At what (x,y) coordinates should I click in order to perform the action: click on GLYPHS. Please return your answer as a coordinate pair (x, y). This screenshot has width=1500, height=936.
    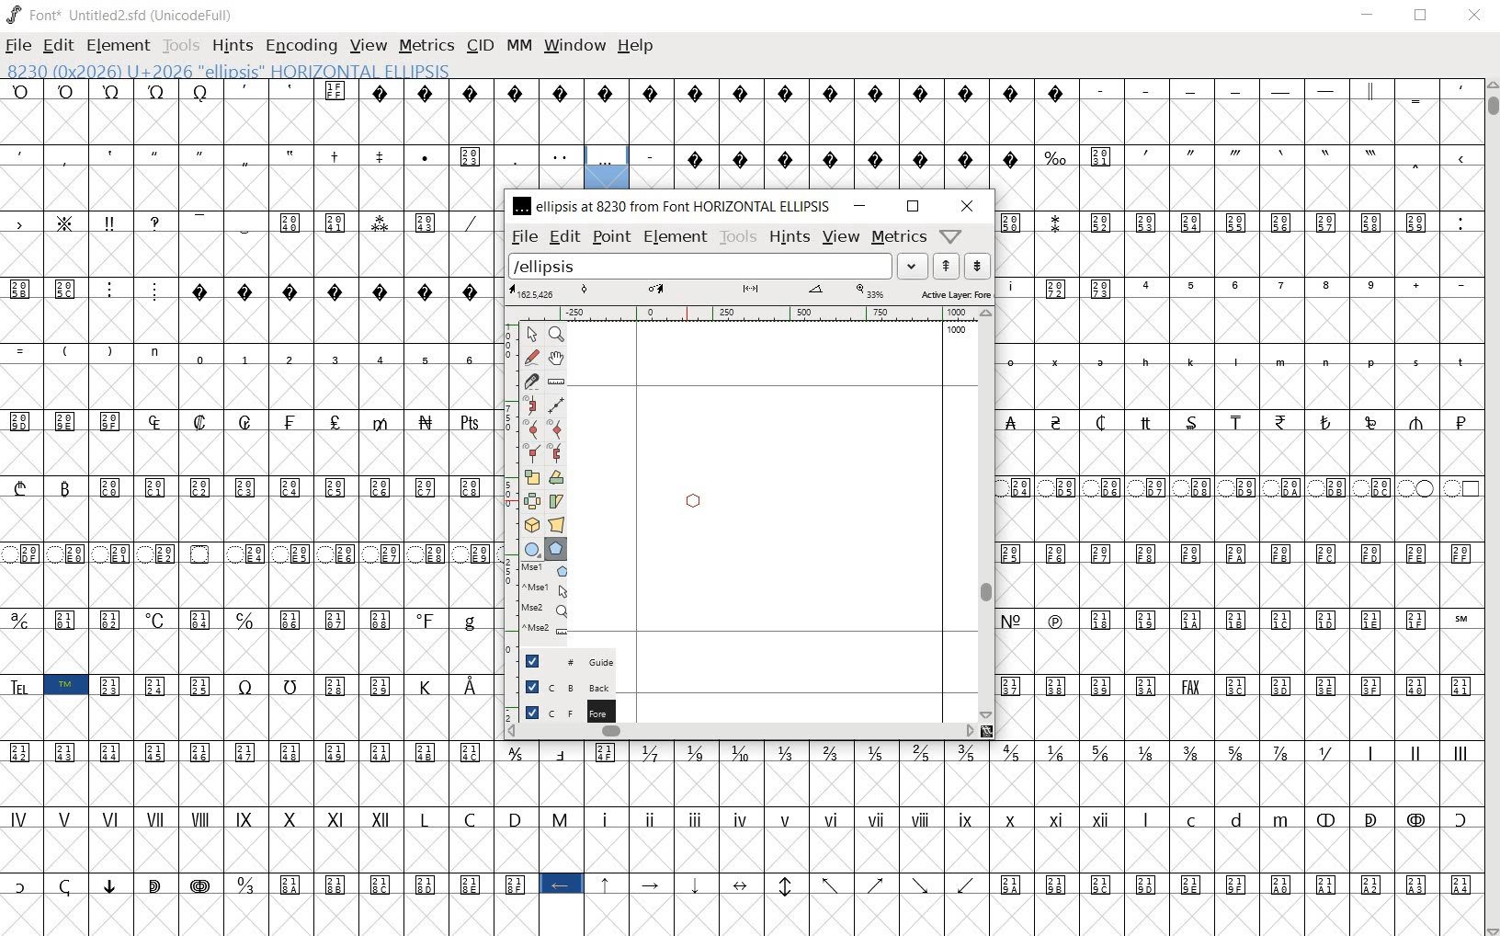
    Looking at the image, I should click on (243, 506).